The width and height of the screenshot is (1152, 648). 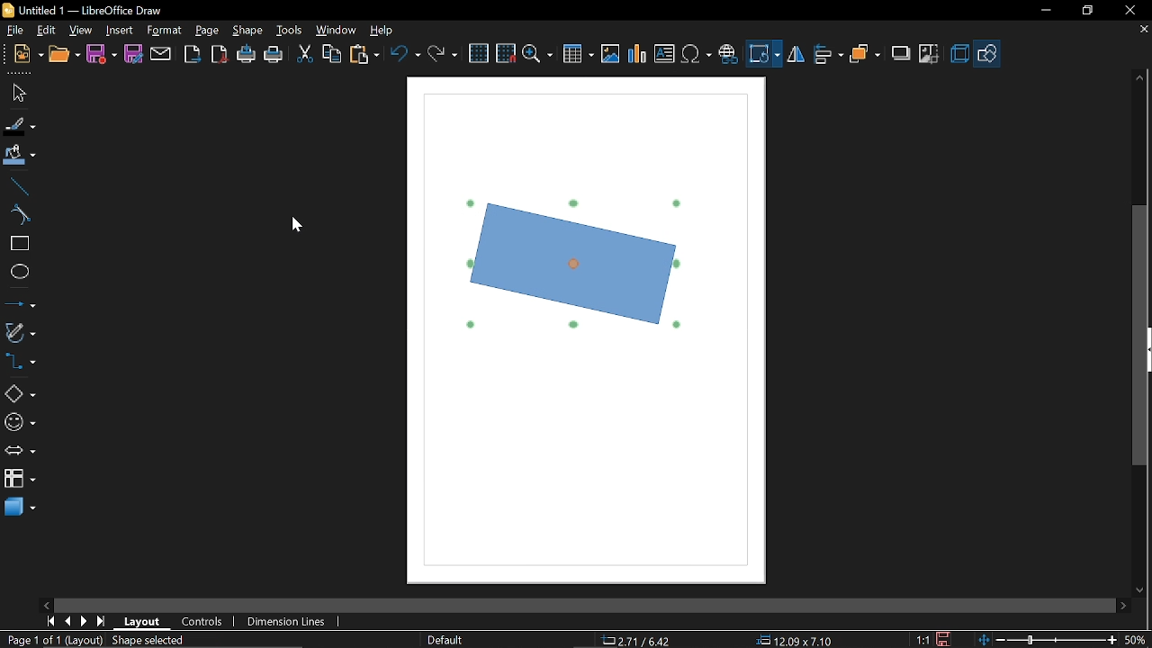 I want to click on shape, so click(x=248, y=31).